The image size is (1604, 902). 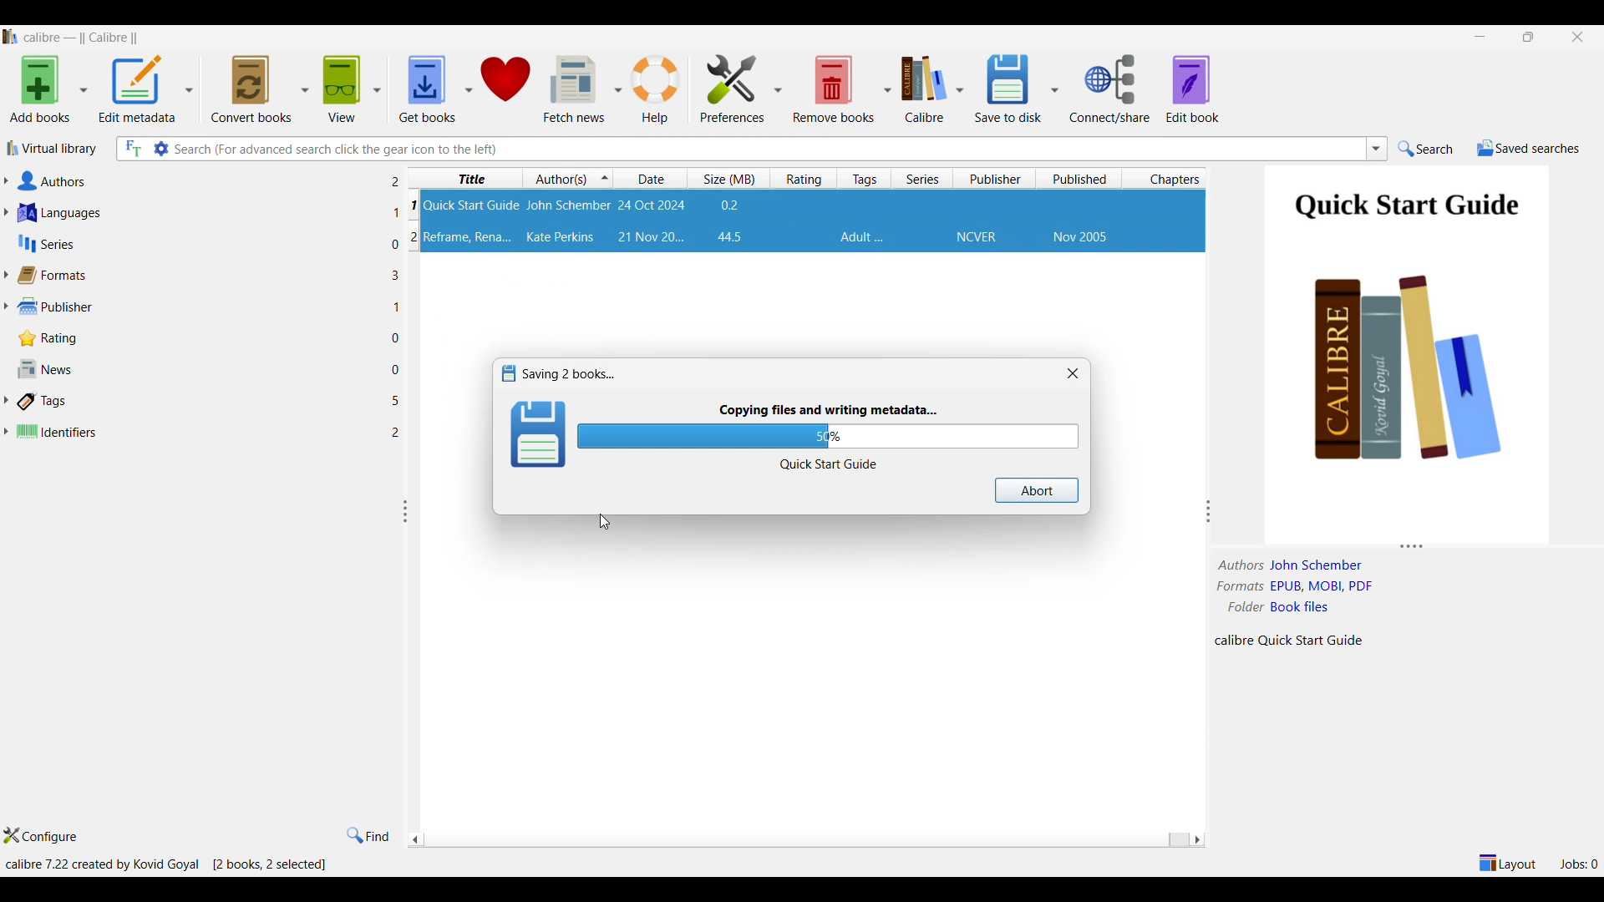 I want to click on Software name, so click(x=82, y=38).